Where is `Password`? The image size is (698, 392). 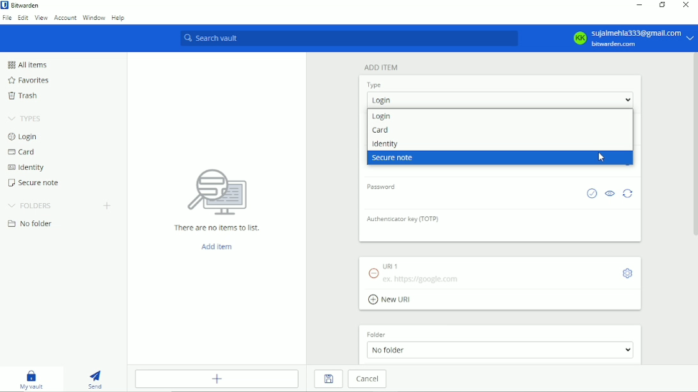
Password is located at coordinates (382, 186).